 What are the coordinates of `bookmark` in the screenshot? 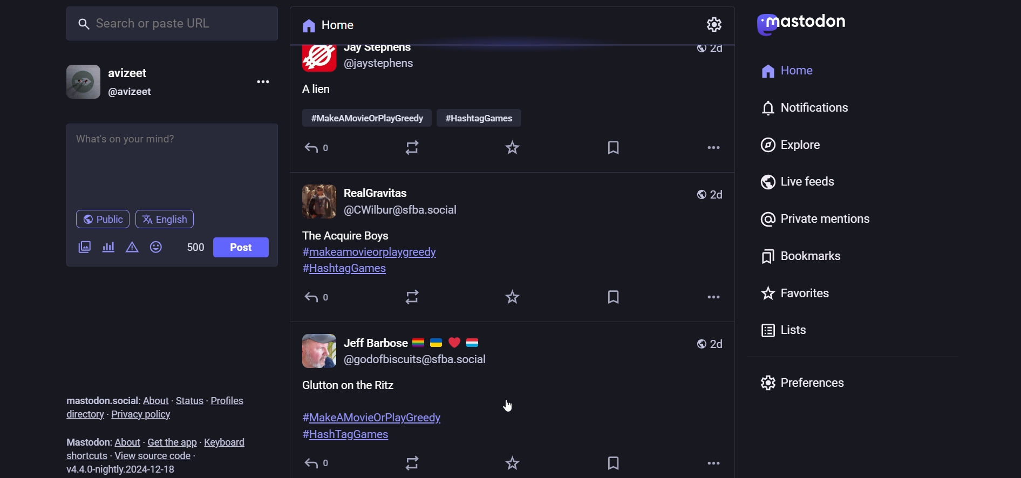 It's located at (800, 254).